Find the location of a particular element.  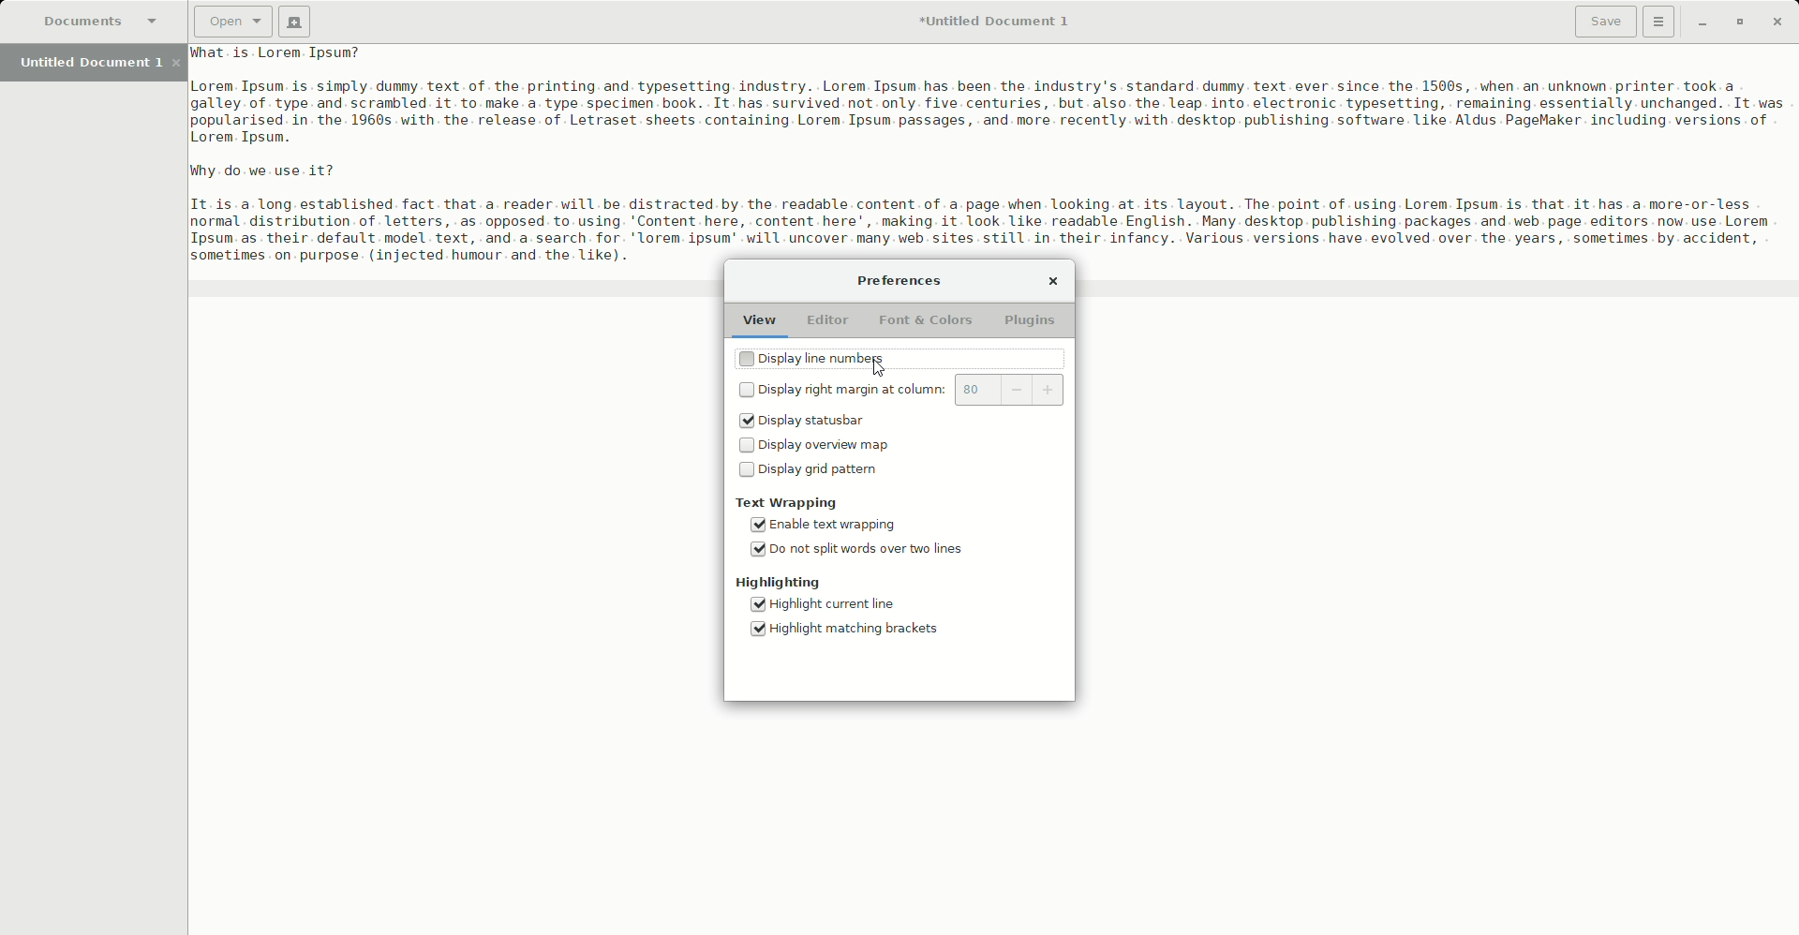

Do not split words over two lines is located at coordinates (856, 554).